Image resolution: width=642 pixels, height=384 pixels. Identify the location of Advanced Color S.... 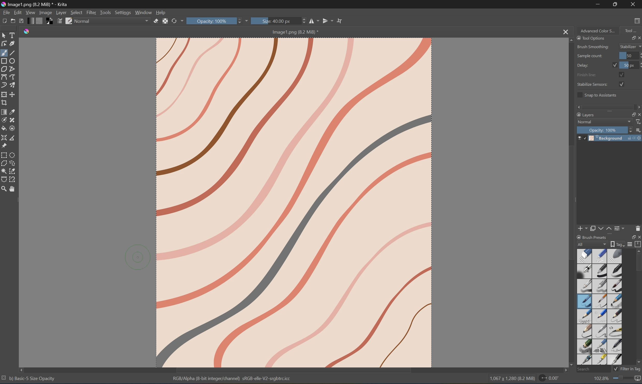
(598, 31).